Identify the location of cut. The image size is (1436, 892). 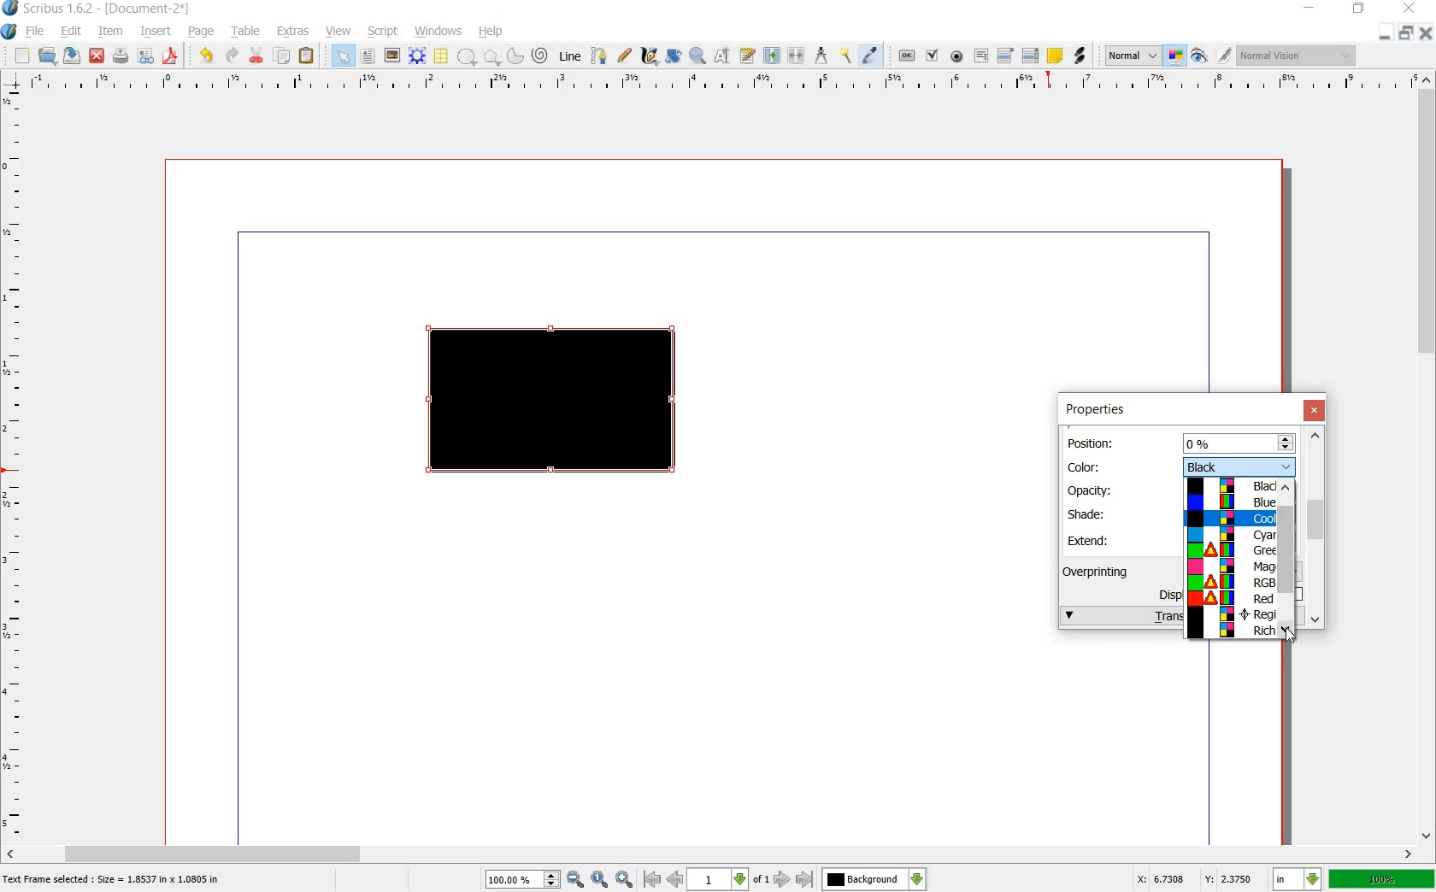
(257, 56).